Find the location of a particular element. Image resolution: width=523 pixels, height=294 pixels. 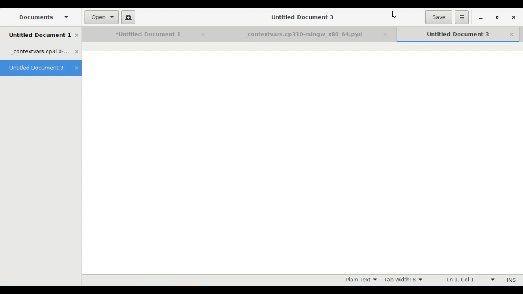

Text Entry Pane is located at coordinates (303, 158).